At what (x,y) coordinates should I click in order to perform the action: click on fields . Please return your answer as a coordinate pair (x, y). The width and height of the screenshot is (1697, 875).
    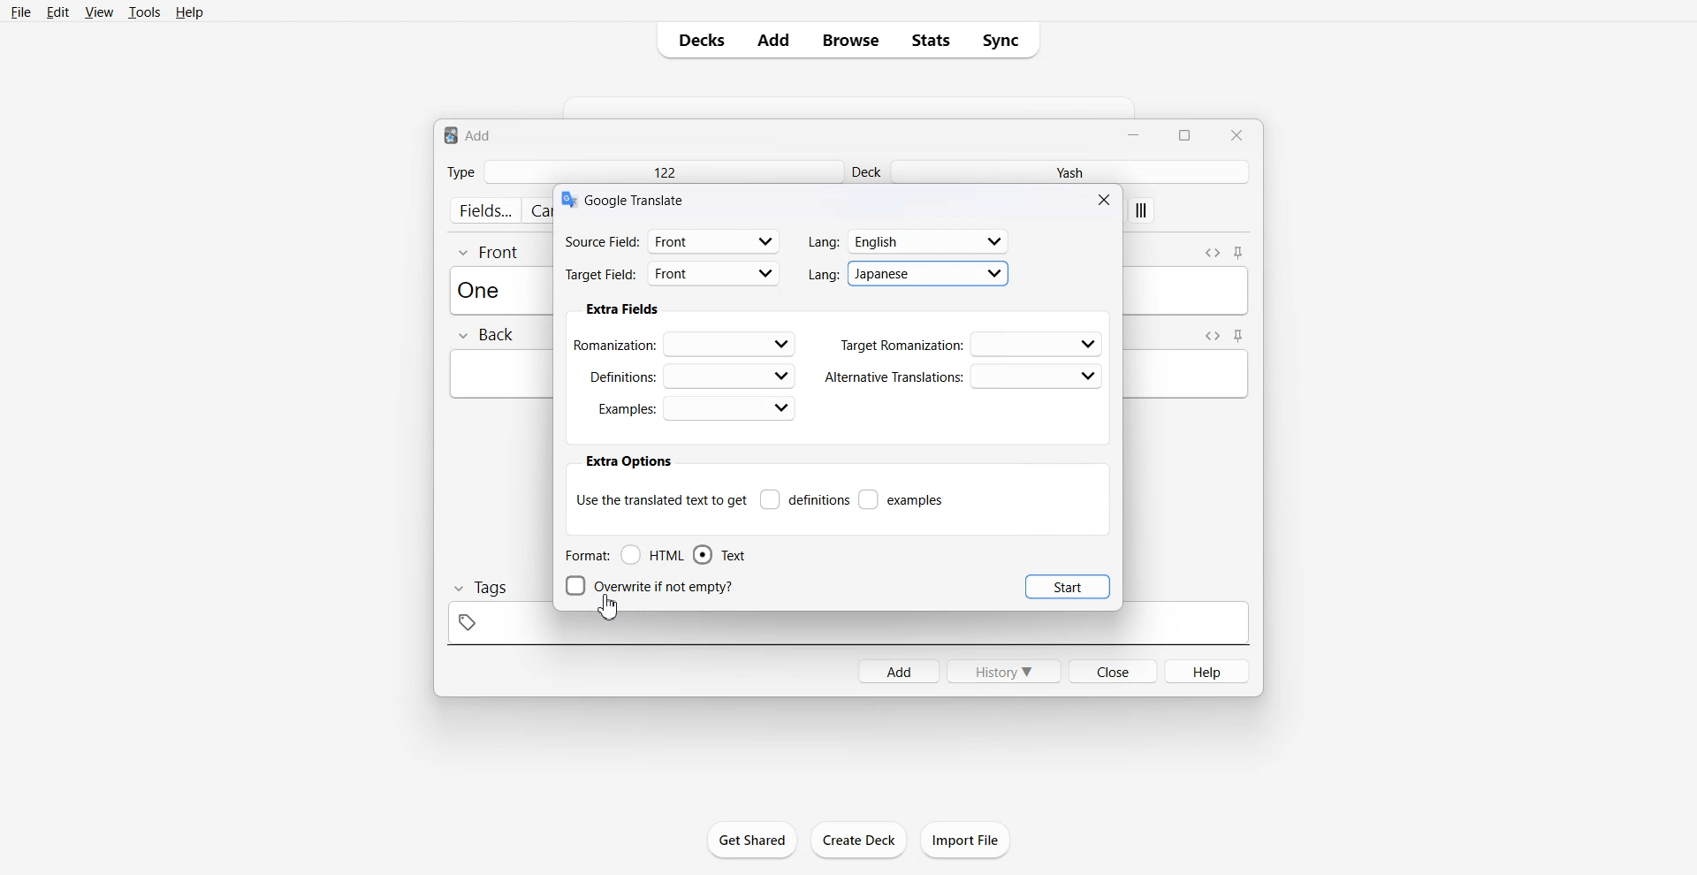
    Looking at the image, I should click on (484, 210).